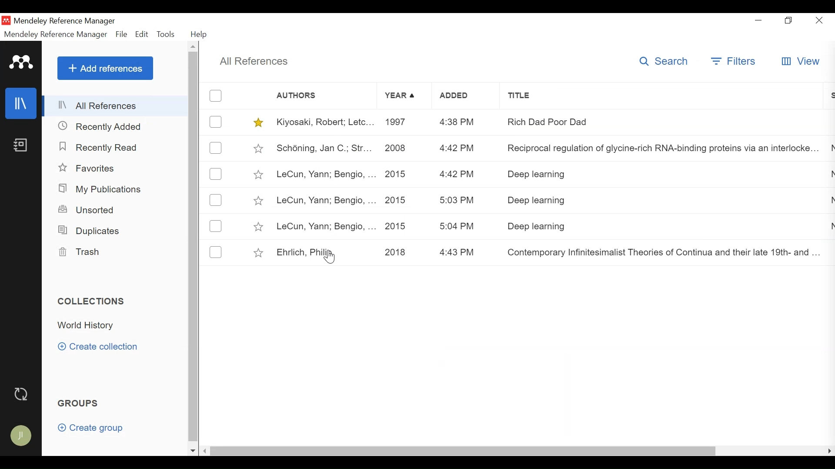 This screenshot has height=469, width=835. What do you see at coordinates (658, 227) in the screenshot?
I see `Deep learning` at bounding box center [658, 227].